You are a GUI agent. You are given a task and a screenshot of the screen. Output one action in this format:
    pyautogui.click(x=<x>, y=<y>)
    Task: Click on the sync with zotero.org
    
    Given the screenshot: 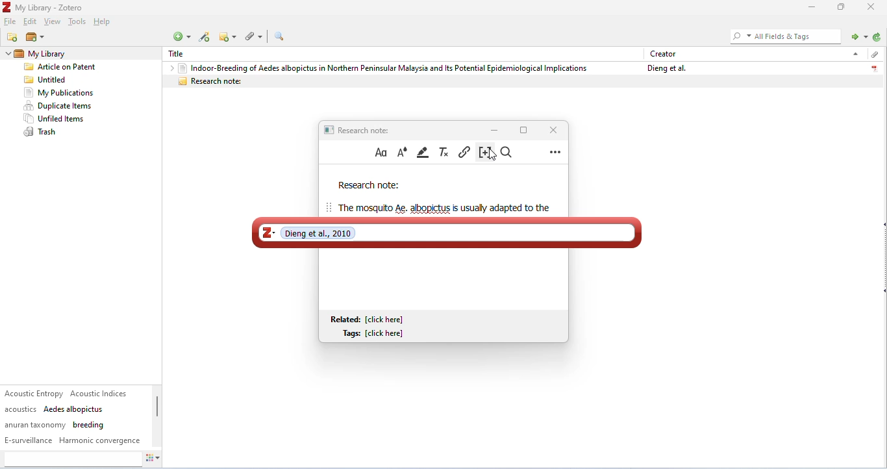 What is the action you would take?
    pyautogui.click(x=877, y=37)
    